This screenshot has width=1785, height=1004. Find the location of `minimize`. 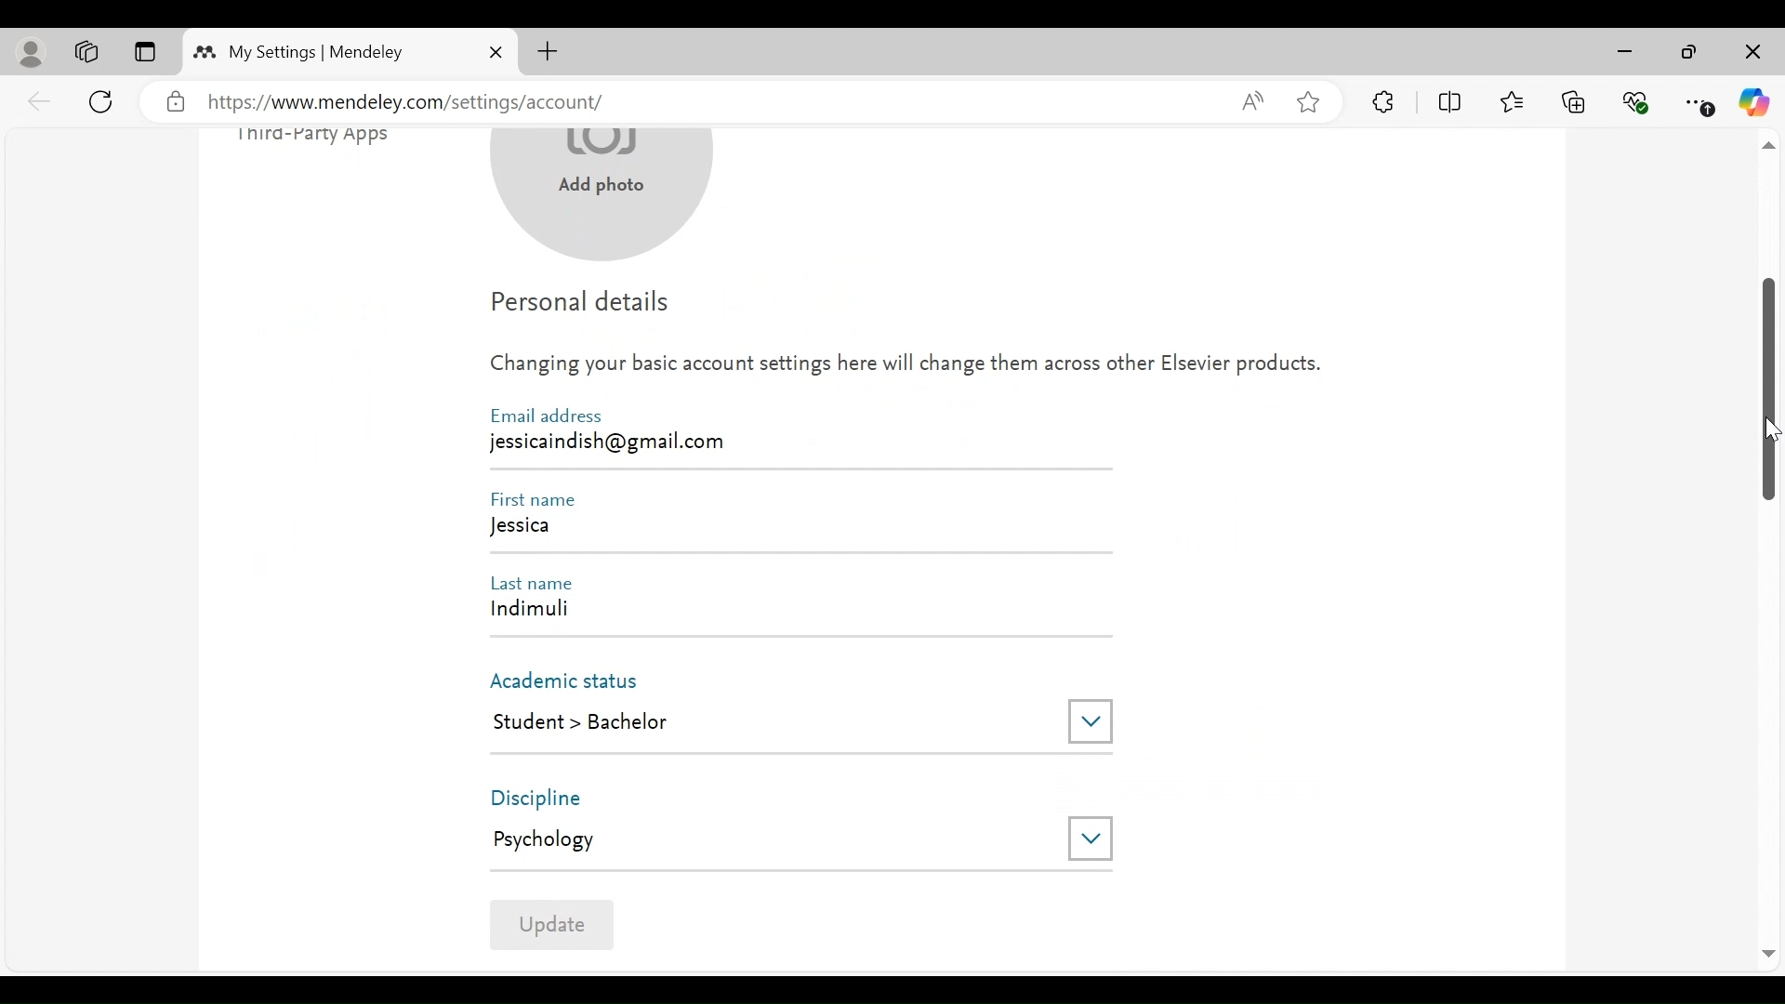

minimize is located at coordinates (1630, 52).